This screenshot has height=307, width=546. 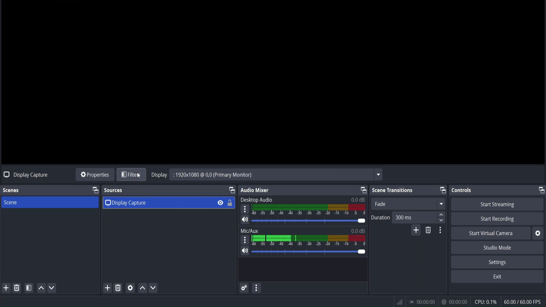 What do you see at coordinates (245, 251) in the screenshot?
I see `mute` at bounding box center [245, 251].